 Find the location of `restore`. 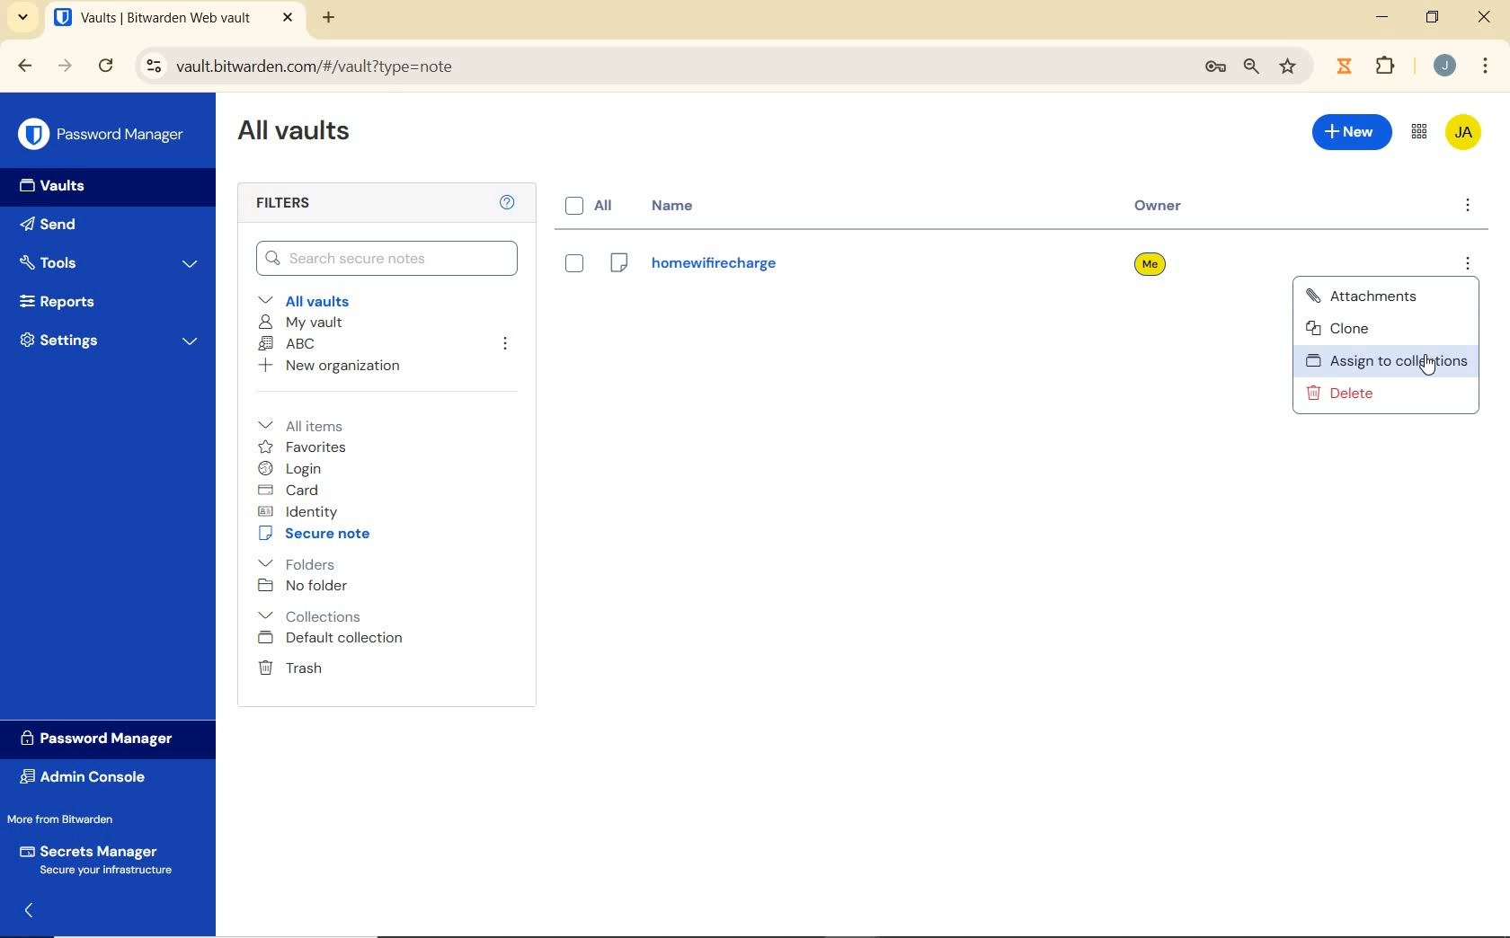

restore is located at coordinates (1433, 17).